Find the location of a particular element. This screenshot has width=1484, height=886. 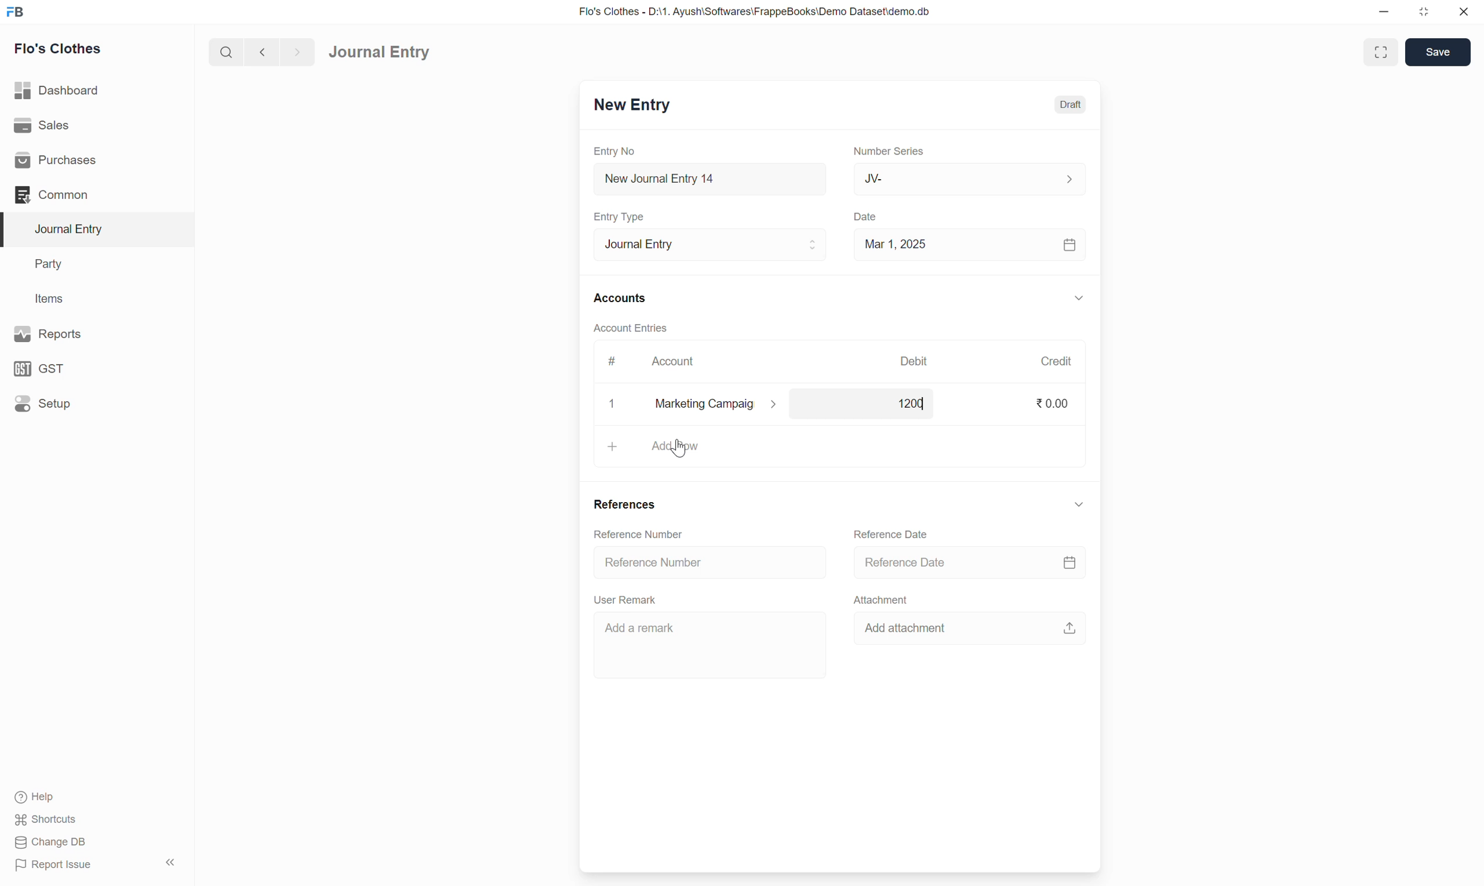

New Entry is located at coordinates (632, 103).